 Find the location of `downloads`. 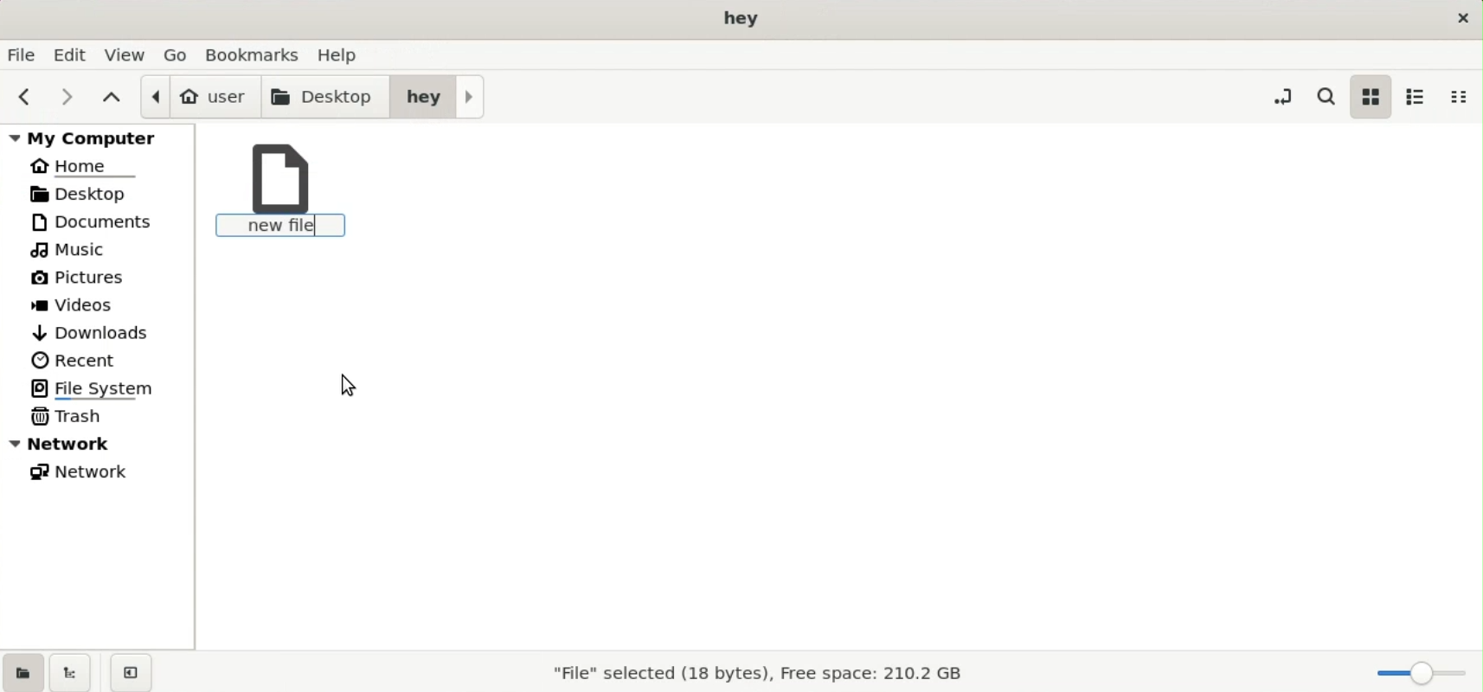

downloads is located at coordinates (93, 330).